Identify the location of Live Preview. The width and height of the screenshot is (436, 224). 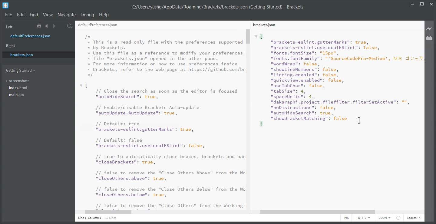
(429, 28).